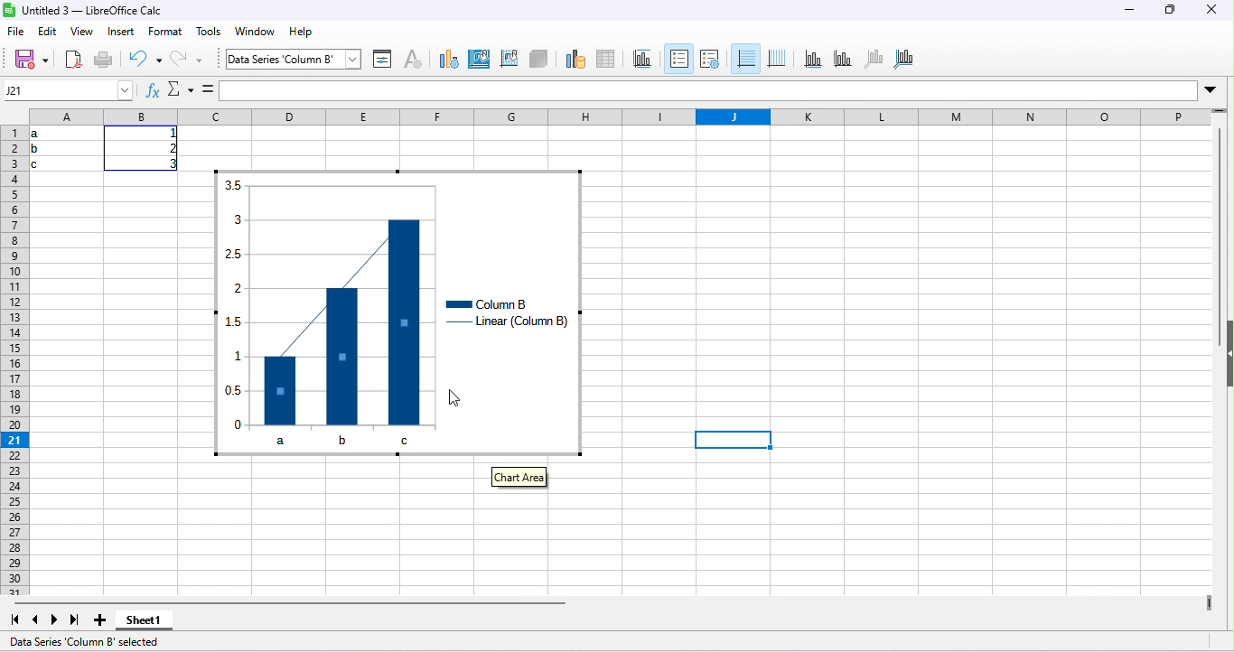 Image resolution: width=1234 pixels, height=652 pixels. What do you see at coordinates (417, 442) in the screenshot?
I see `c` at bounding box center [417, 442].